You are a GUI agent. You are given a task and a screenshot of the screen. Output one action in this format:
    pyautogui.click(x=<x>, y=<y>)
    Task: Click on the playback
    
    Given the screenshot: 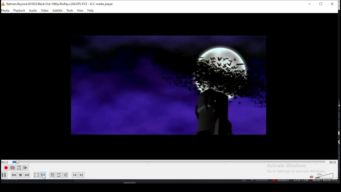 What is the action you would take?
    pyautogui.click(x=19, y=11)
    